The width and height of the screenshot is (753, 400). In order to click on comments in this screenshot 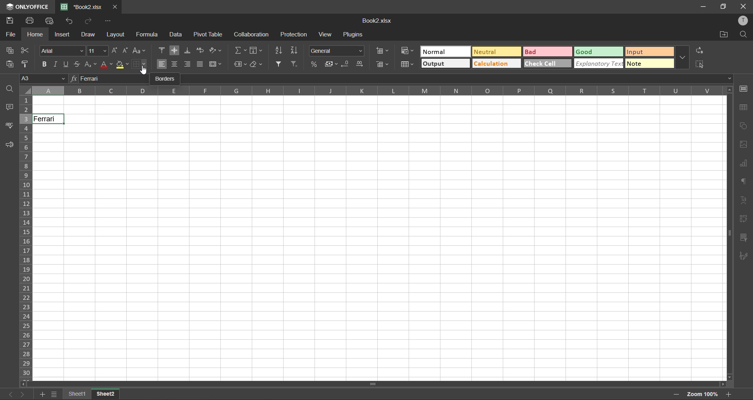, I will do `click(7, 107)`.